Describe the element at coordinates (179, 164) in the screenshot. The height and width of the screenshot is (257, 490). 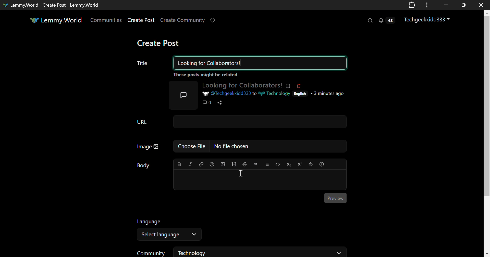
I see `bold` at that location.